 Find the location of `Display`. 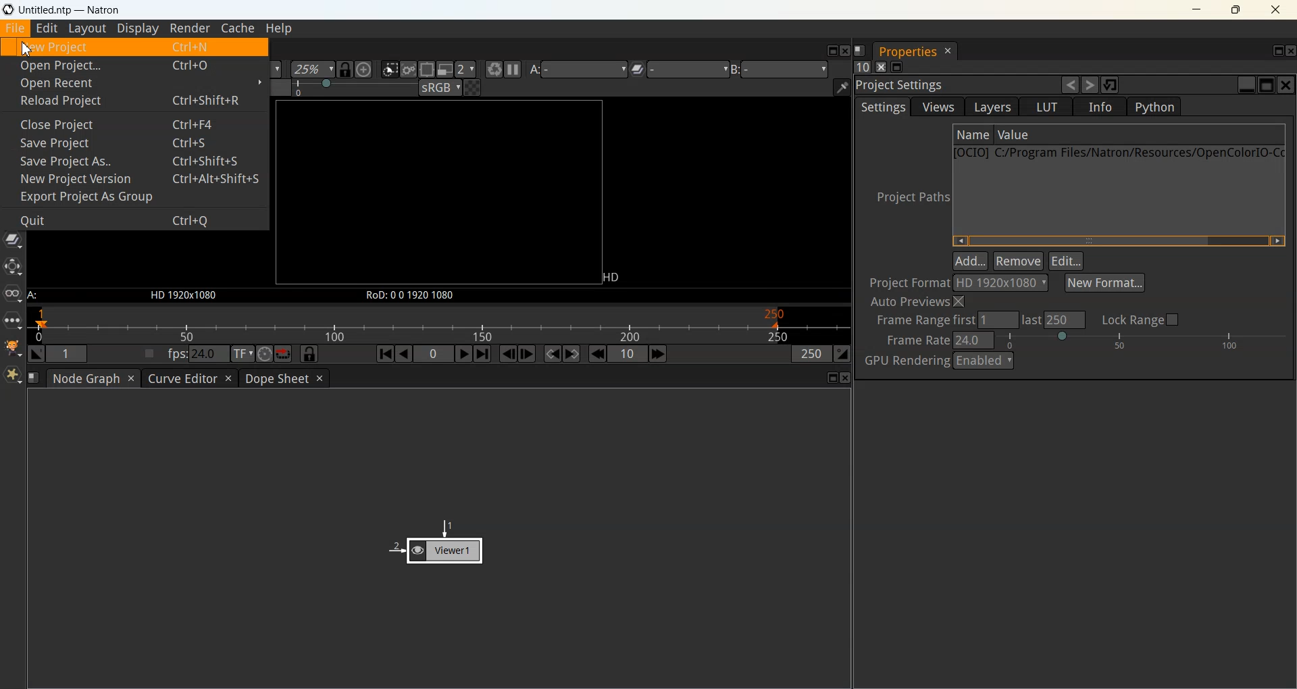

Display is located at coordinates (137, 29).